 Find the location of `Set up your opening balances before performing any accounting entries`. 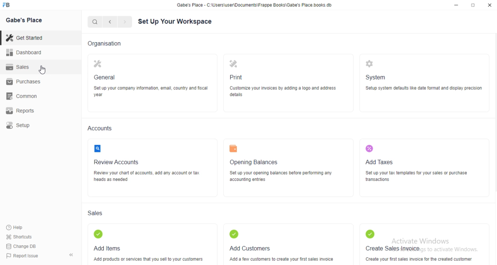

Set up your opening balances before performing any accounting entries is located at coordinates (285, 176).